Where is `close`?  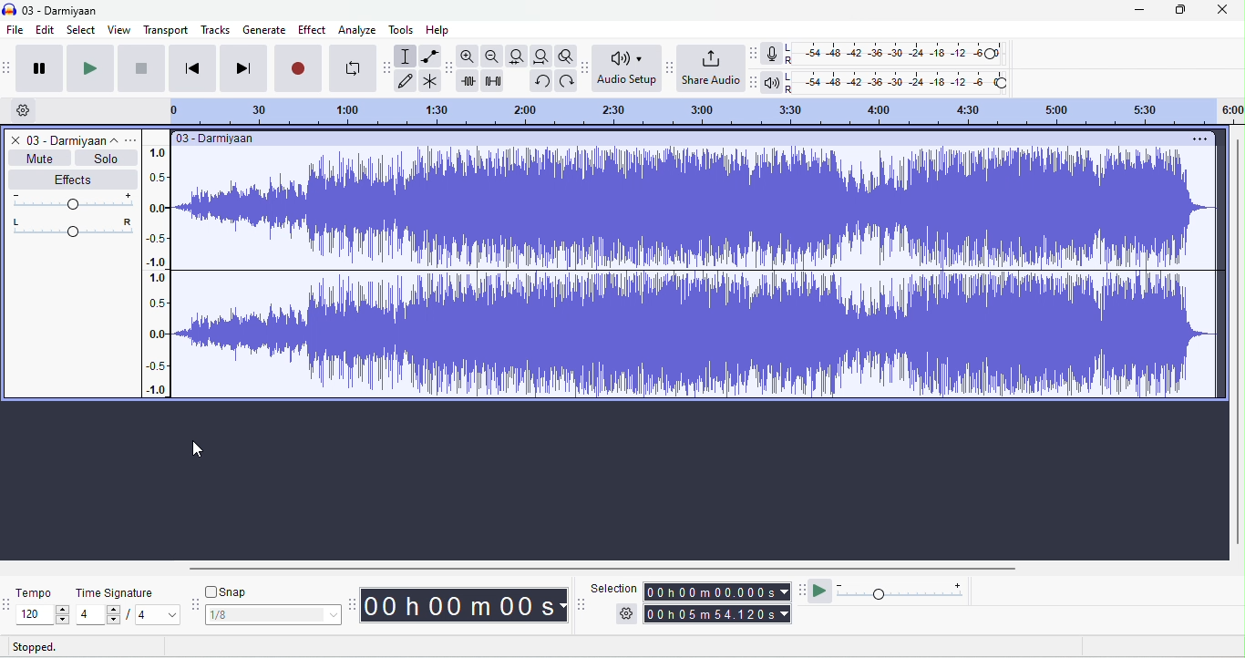 close is located at coordinates (14, 139).